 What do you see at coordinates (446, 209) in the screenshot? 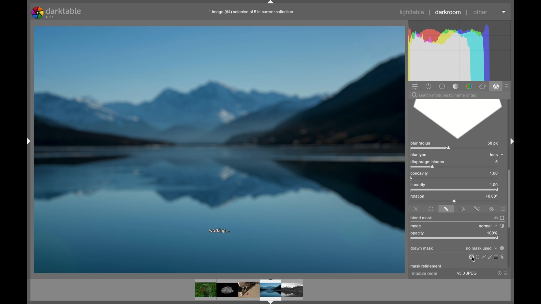
I see `drawnamsk` at bounding box center [446, 209].